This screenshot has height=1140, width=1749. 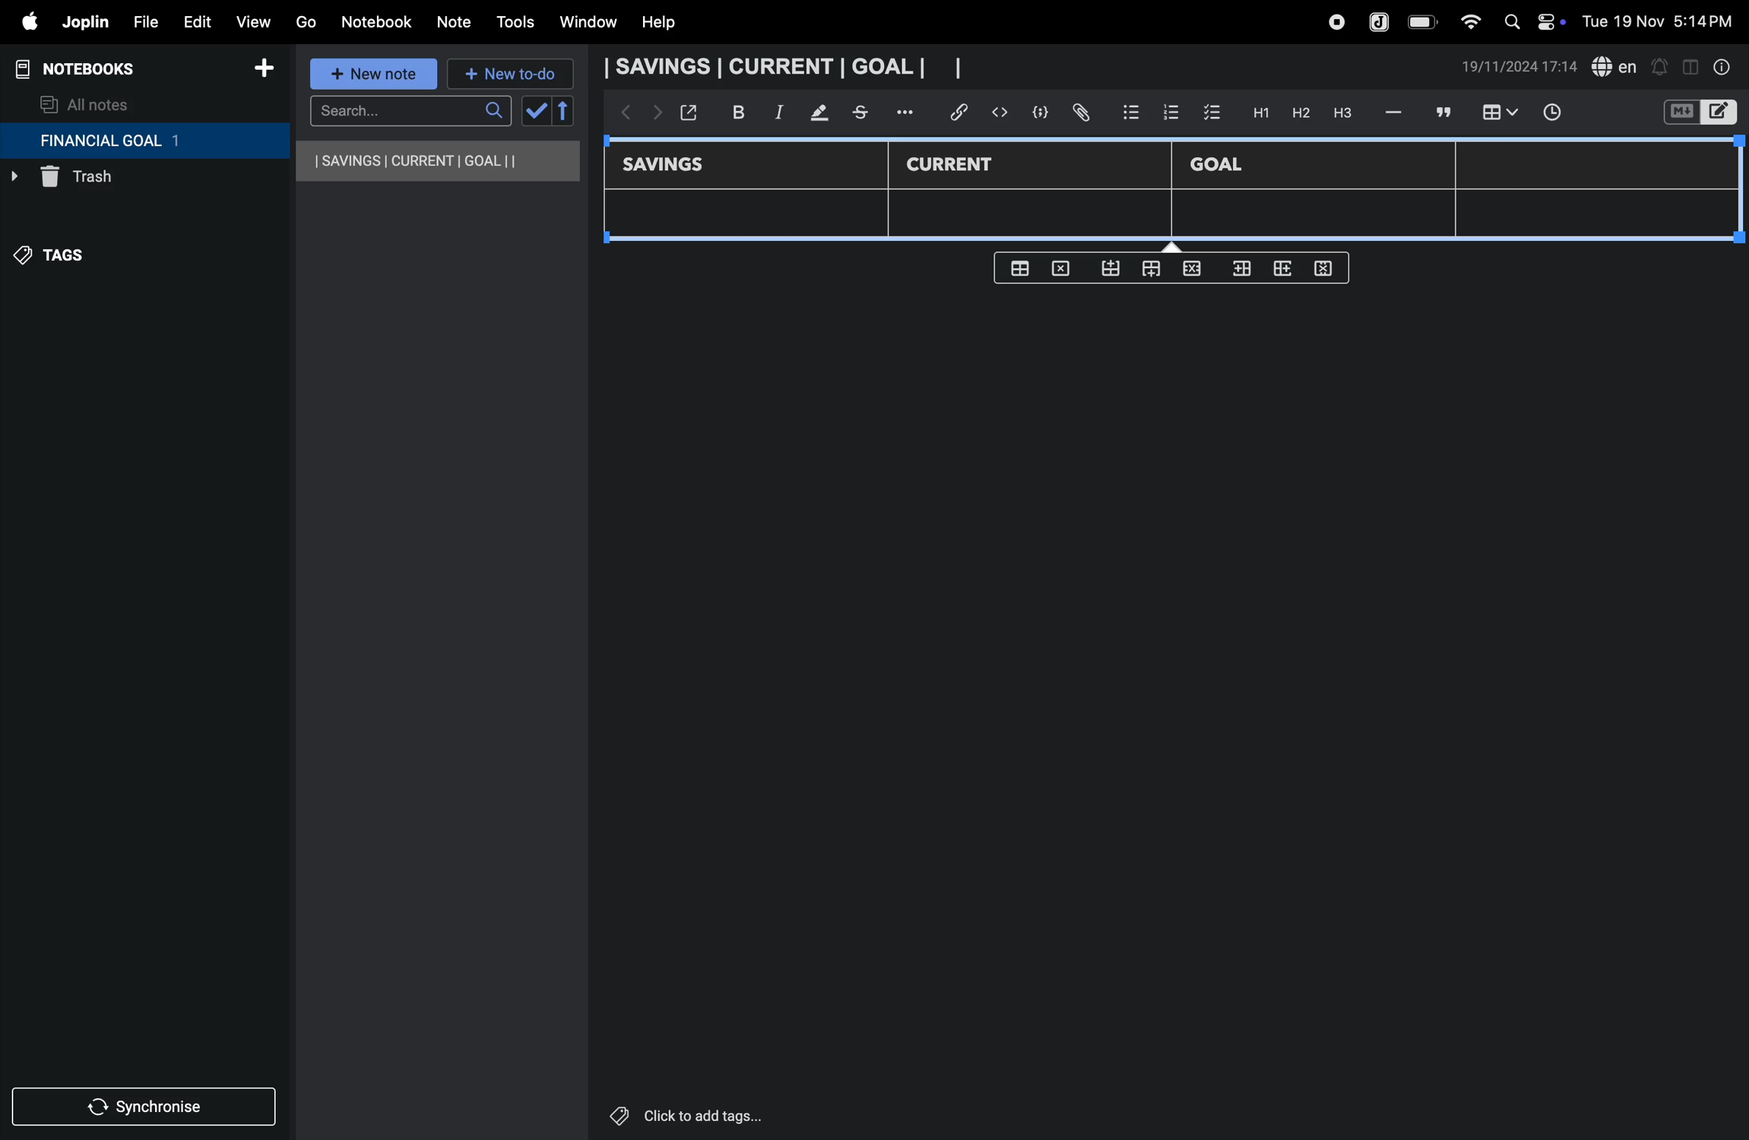 What do you see at coordinates (410, 111) in the screenshot?
I see `search` at bounding box center [410, 111].